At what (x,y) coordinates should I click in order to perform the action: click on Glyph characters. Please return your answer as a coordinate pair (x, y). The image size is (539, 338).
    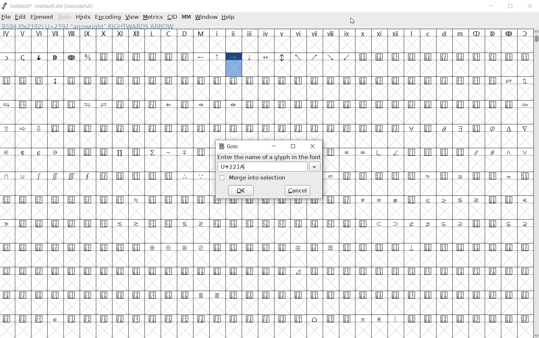
    Looking at the image, I should click on (105, 184).